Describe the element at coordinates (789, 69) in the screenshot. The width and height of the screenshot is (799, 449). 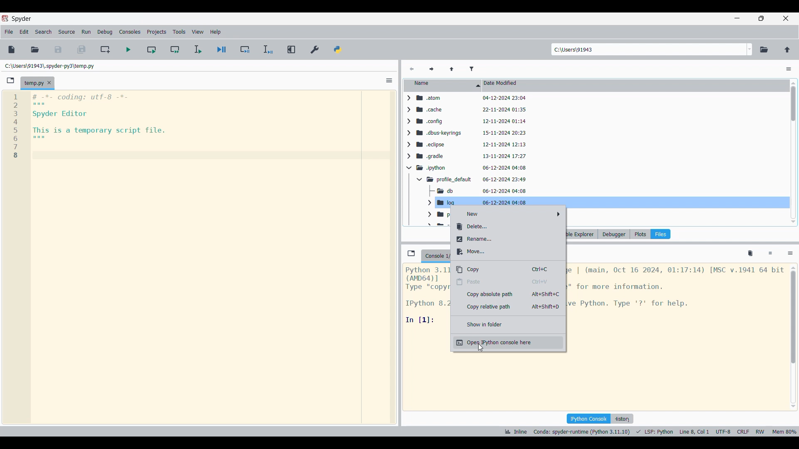
I see `Options` at that location.